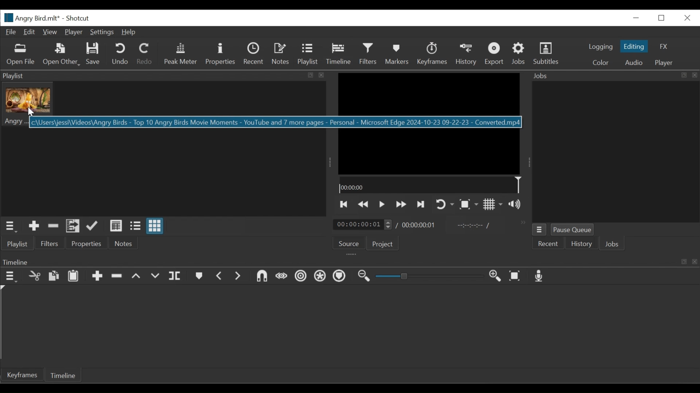 The image size is (700, 393). I want to click on View as icons, so click(156, 226).